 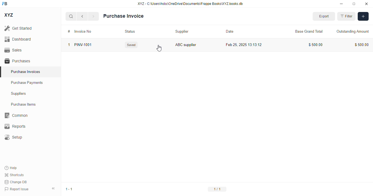 I want to click on change DB, so click(x=16, y=182).